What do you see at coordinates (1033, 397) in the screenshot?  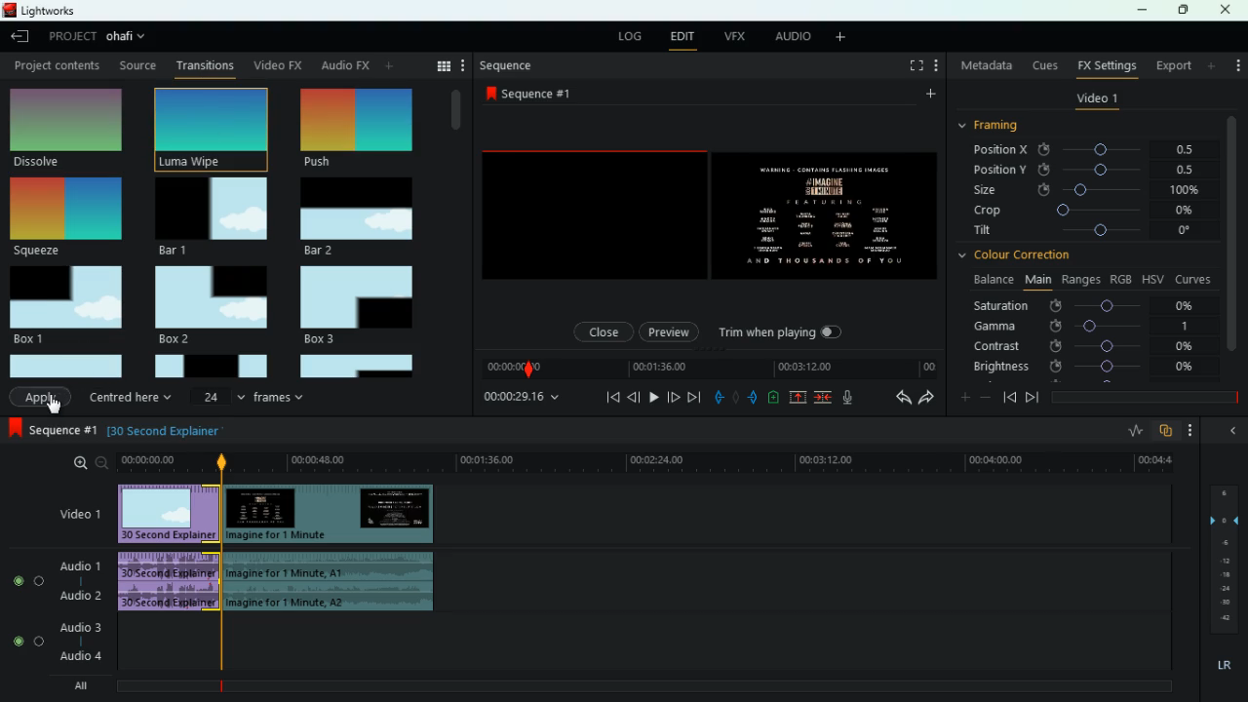 I see `front` at bounding box center [1033, 397].